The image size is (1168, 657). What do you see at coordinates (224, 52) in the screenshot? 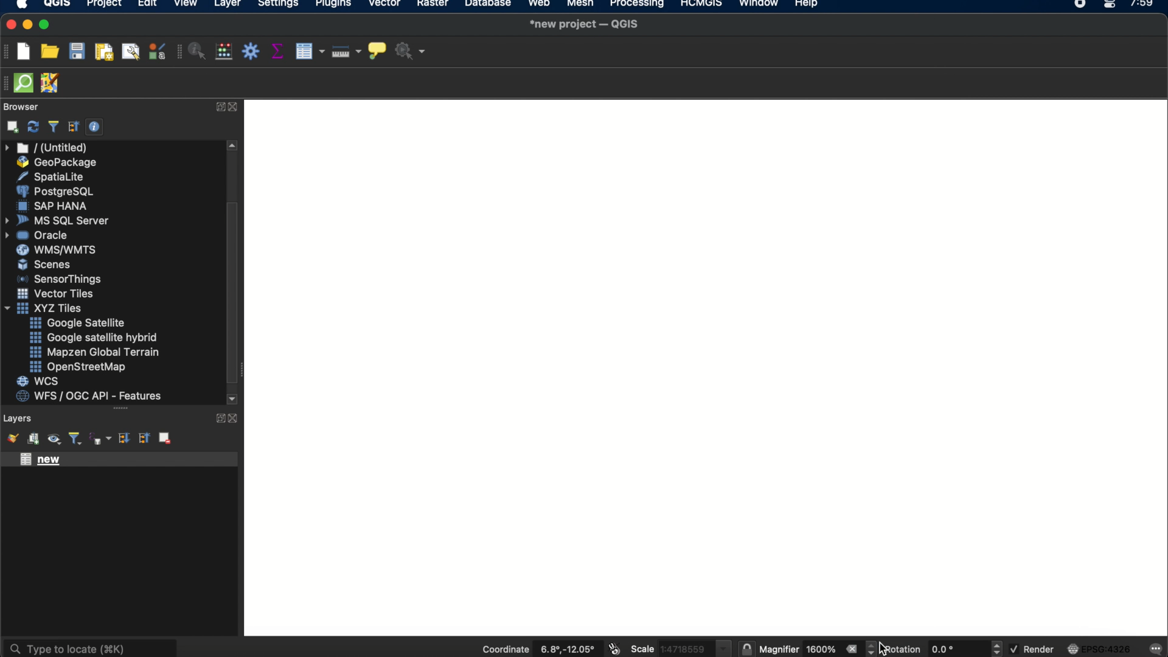
I see `OPEN FIELD CALCULATOR` at bounding box center [224, 52].